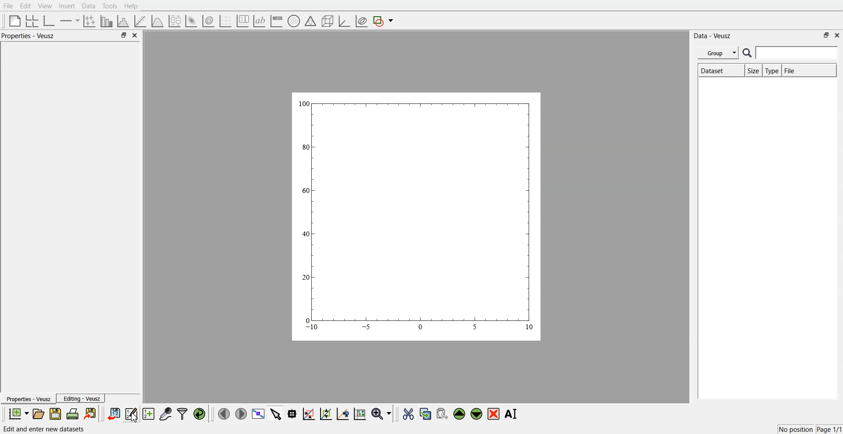 The height and width of the screenshot is (434, 843). Describe the element at coordinates (82, 398) in the screenshot. I see `Editing - Veusz` at that location.